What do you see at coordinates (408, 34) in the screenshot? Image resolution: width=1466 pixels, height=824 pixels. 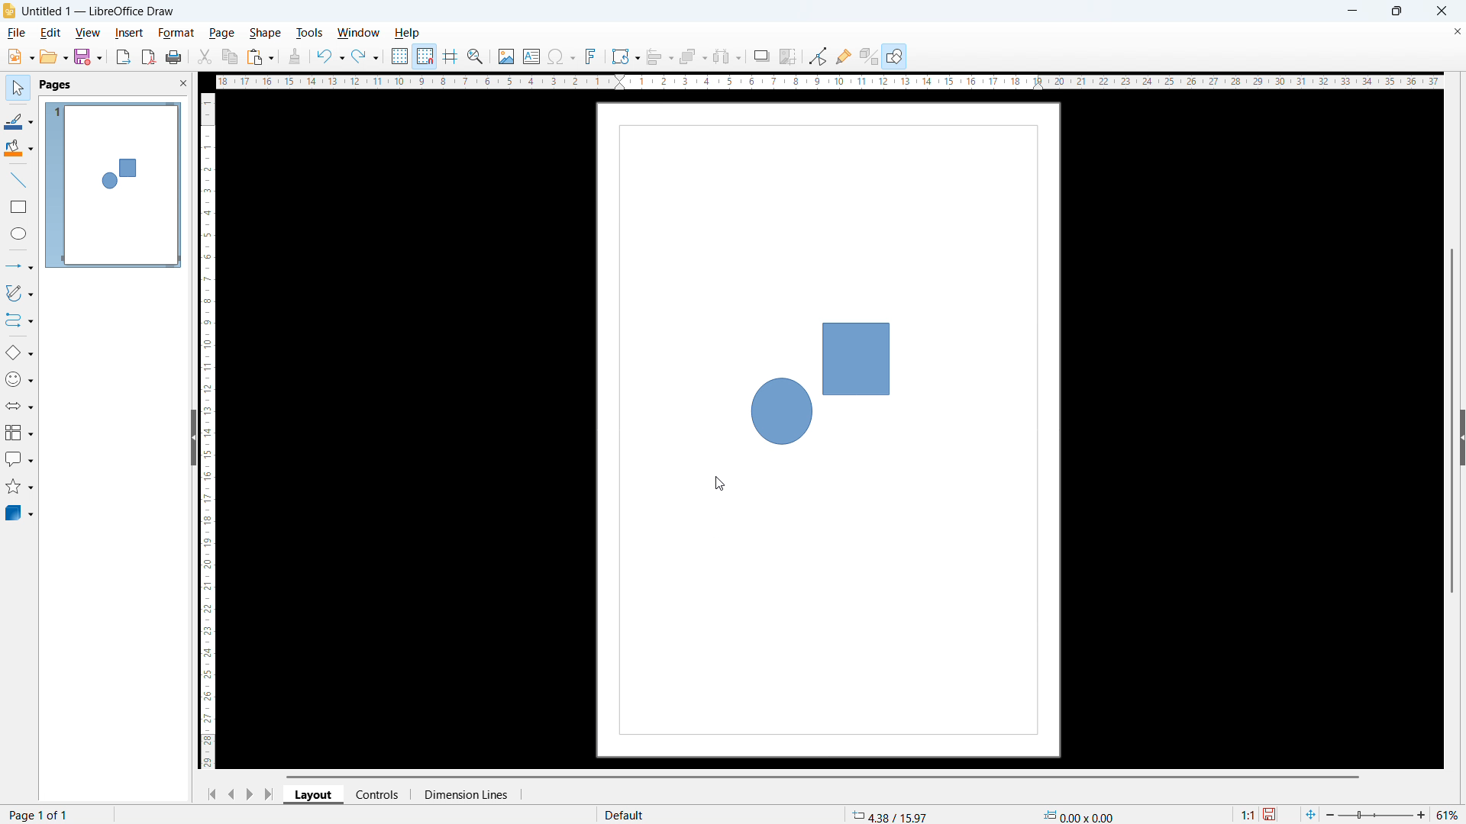 I see `help` at bounding box center [408, 34].